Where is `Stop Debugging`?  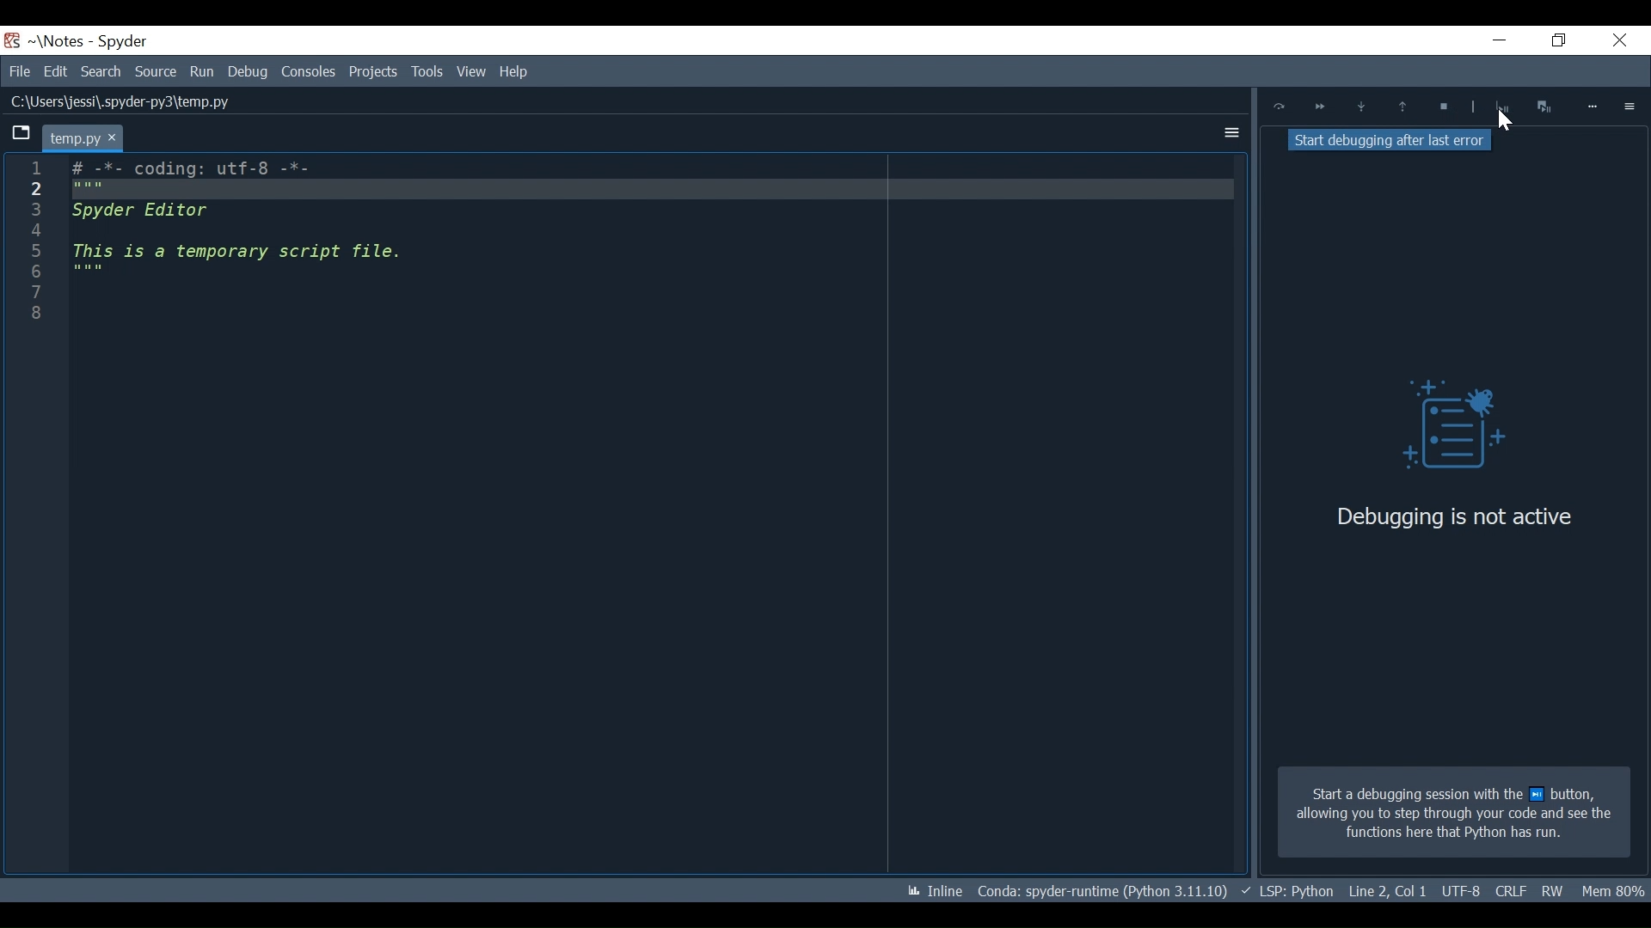
Stop Debugging is located at coordinates (1501, 107).